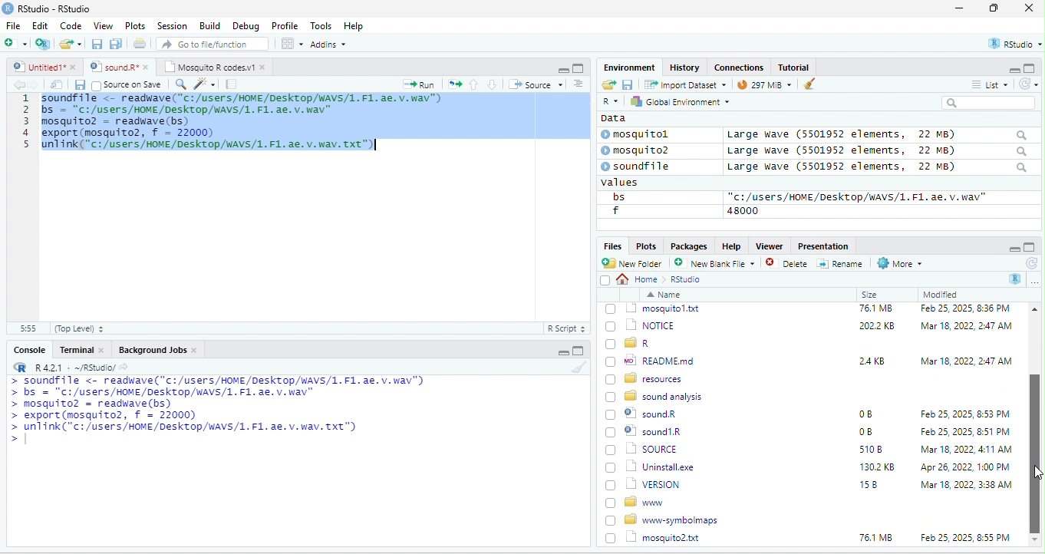 The image size is (1045, 554). What do you see at coordinates (117, 45) in the screenshot?
I see `save as` at bounding box center [117, 45].